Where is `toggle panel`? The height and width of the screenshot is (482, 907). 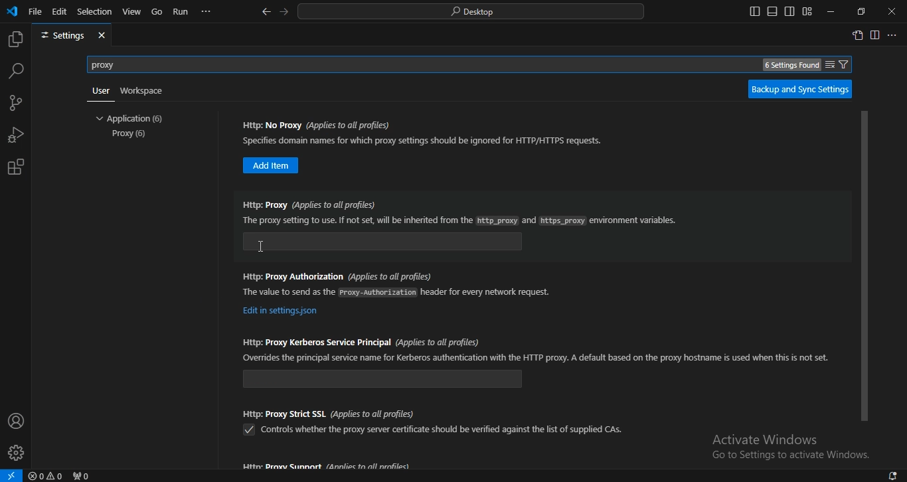 toggle panel is located at coordinates (771, 11).